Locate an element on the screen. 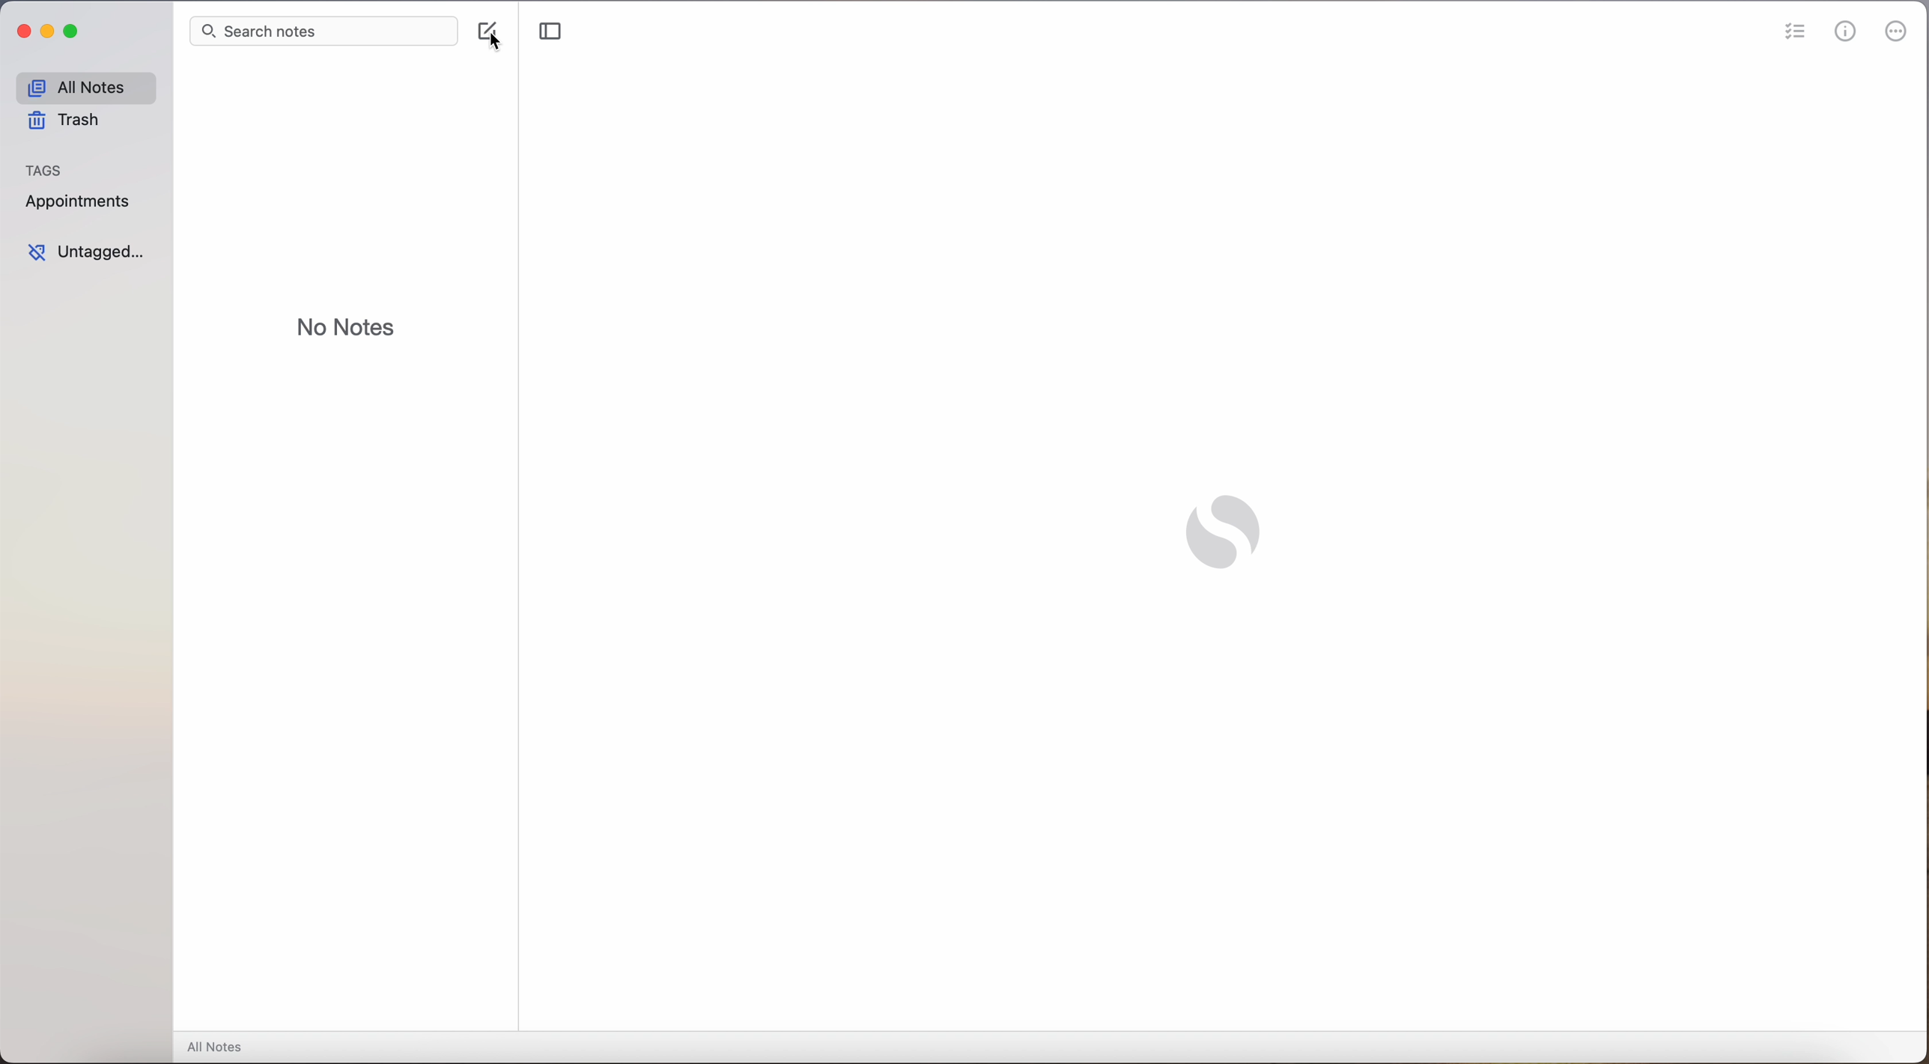  toggle sidebar is located at coordinates (550, 32).